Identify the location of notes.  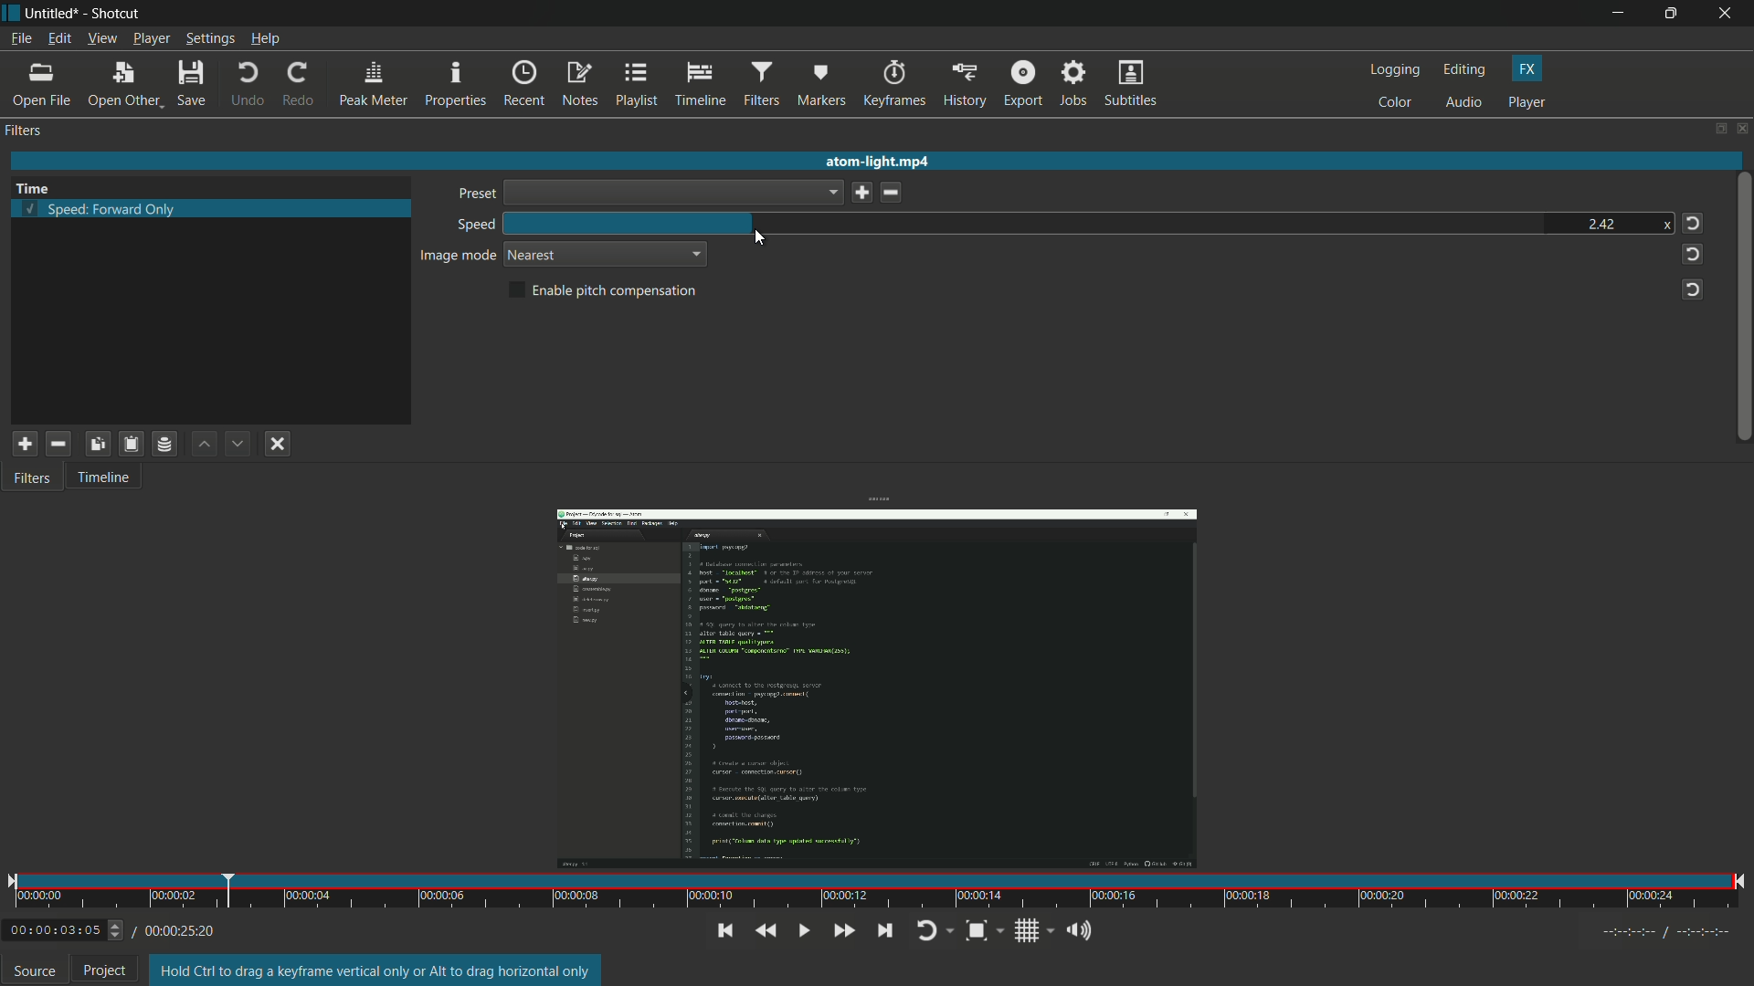
(582, 85).